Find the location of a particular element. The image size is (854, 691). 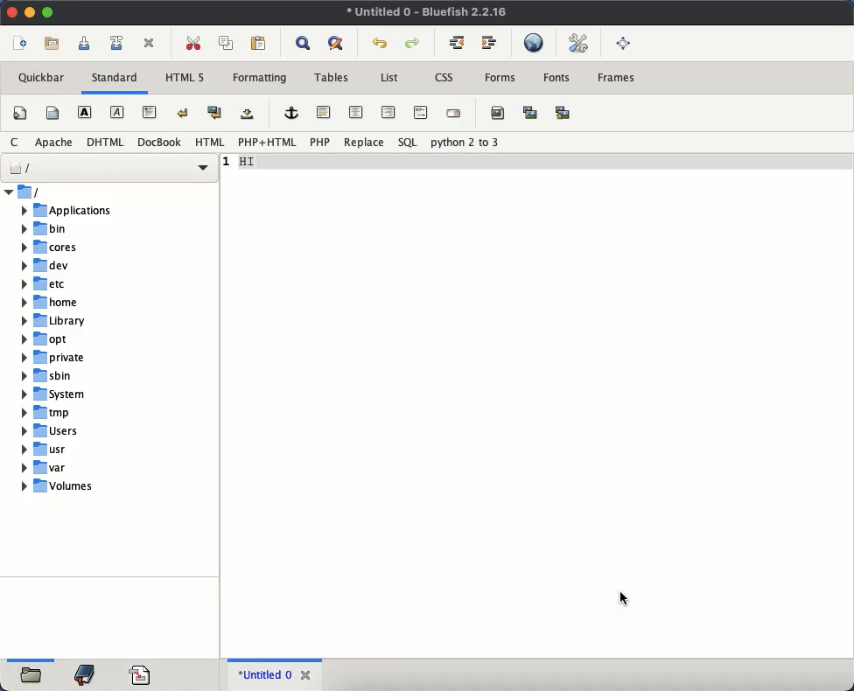

open is located at coordinates (32, 677).